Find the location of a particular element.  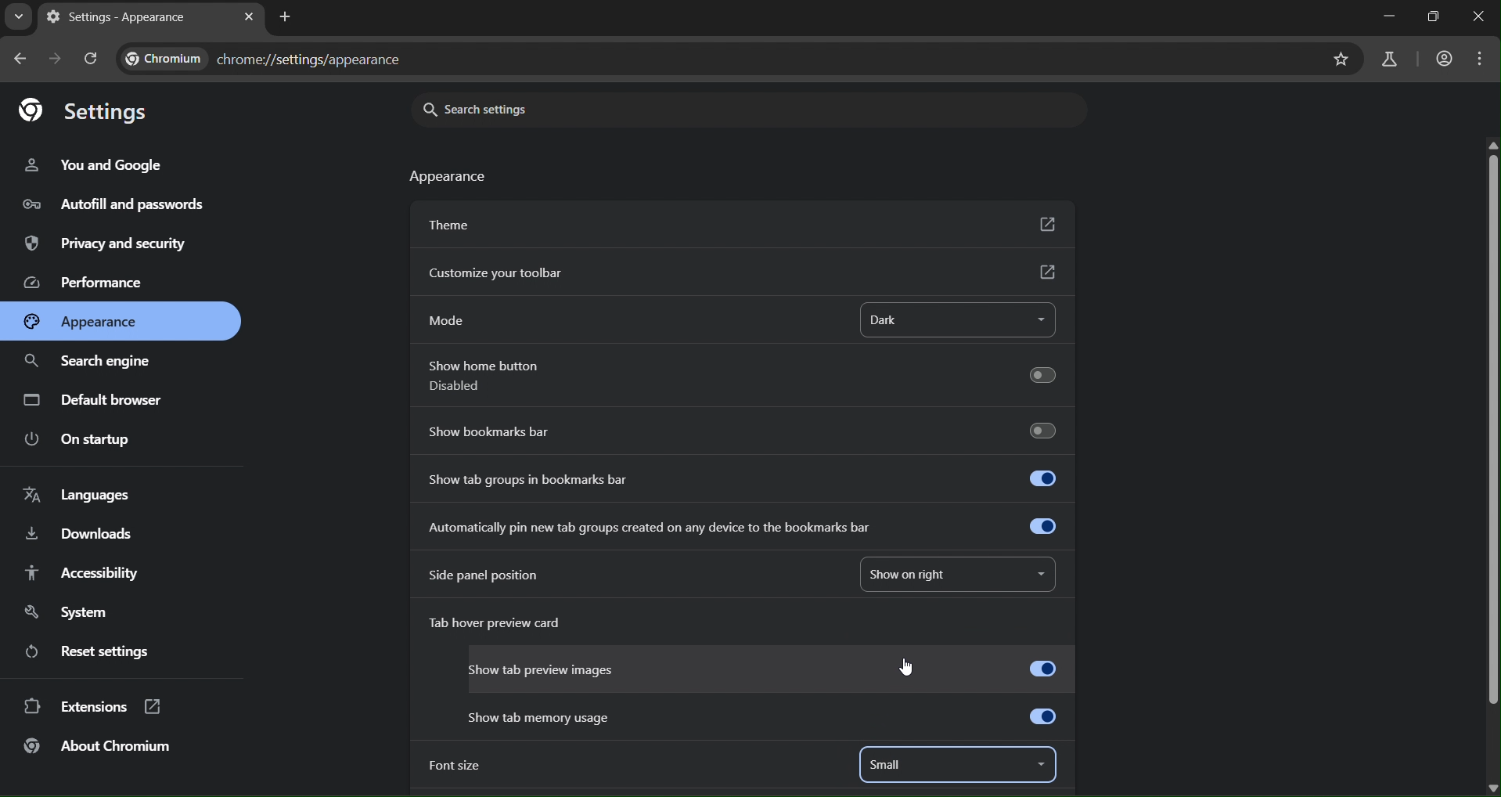

reload page is located at coordinates (93, 60).